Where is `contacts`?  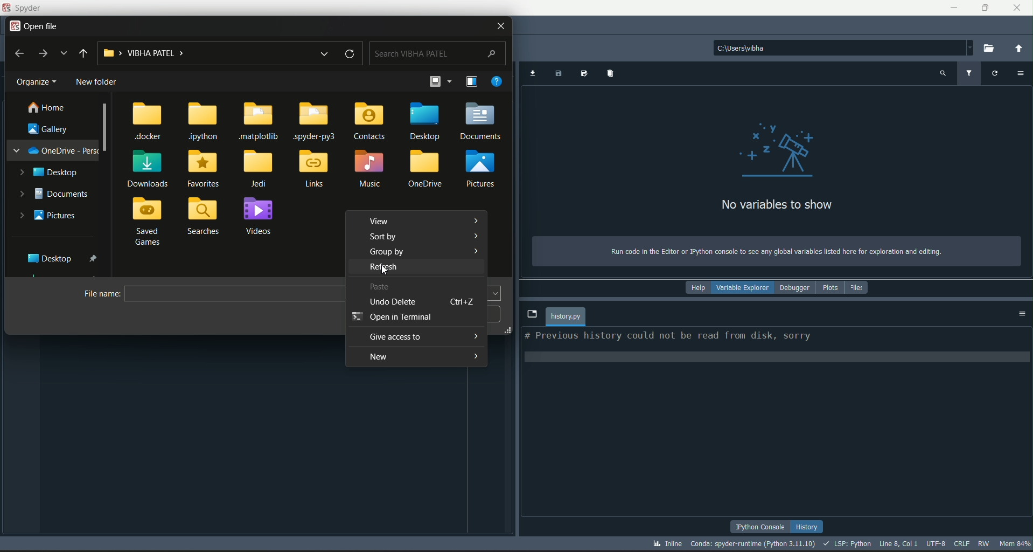
contacts is located at coordinates (369, 121).